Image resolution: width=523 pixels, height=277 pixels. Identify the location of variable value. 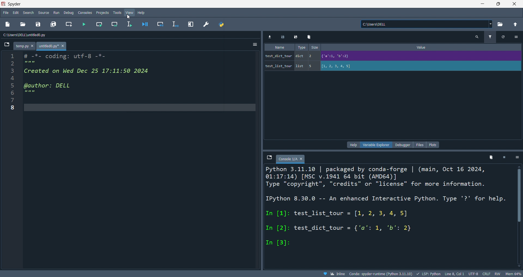
(420, 67).